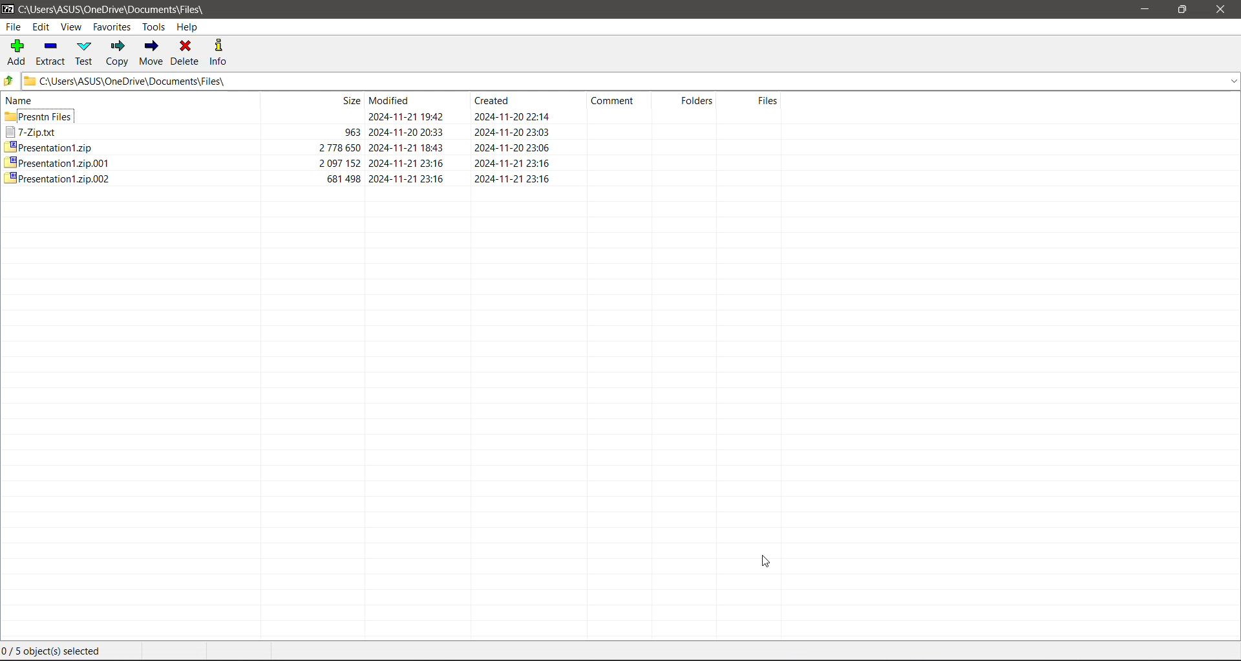  What do you see at coordinates (451, 165) in the screenshot?
I see `2097 152 2024-11-21 23:16 2024-11-21 23:16` at bounding box center [451, 165].